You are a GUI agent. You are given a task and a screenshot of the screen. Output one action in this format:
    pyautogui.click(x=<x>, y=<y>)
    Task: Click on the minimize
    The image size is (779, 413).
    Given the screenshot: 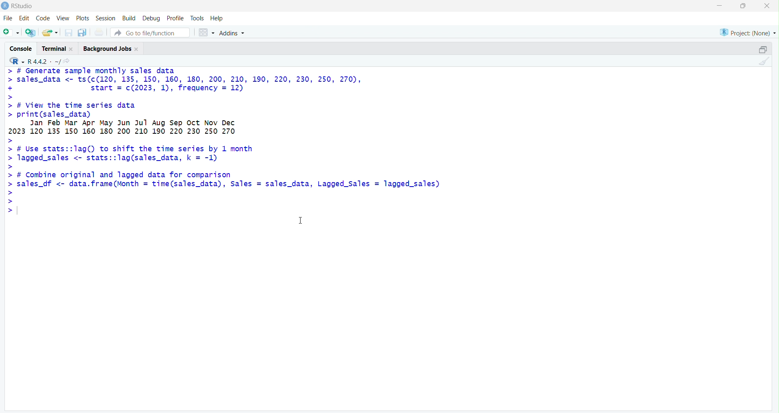 What is the action you would take?
    pyautogui.click(x=718, y=6)
    